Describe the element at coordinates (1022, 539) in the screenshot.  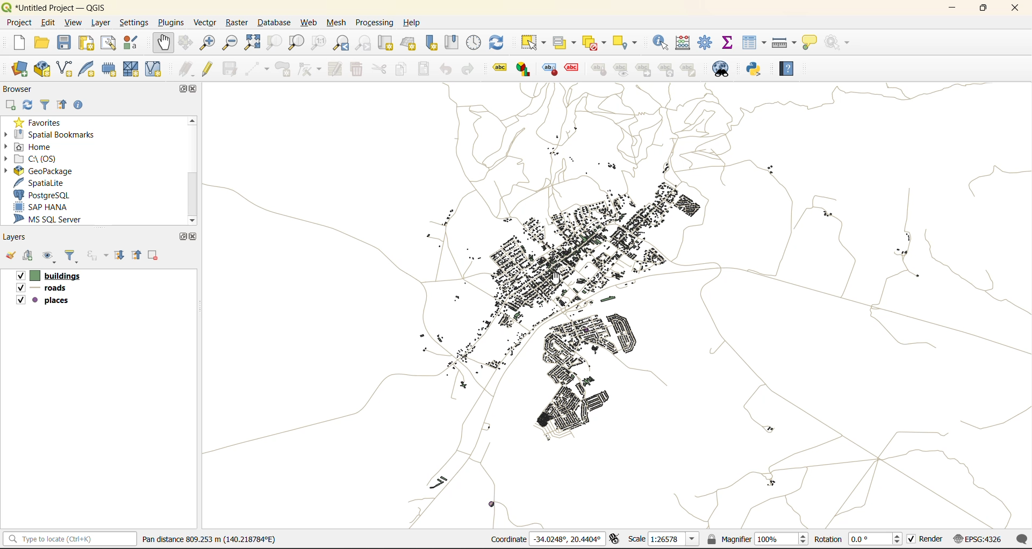
I see `log messages` at that location.